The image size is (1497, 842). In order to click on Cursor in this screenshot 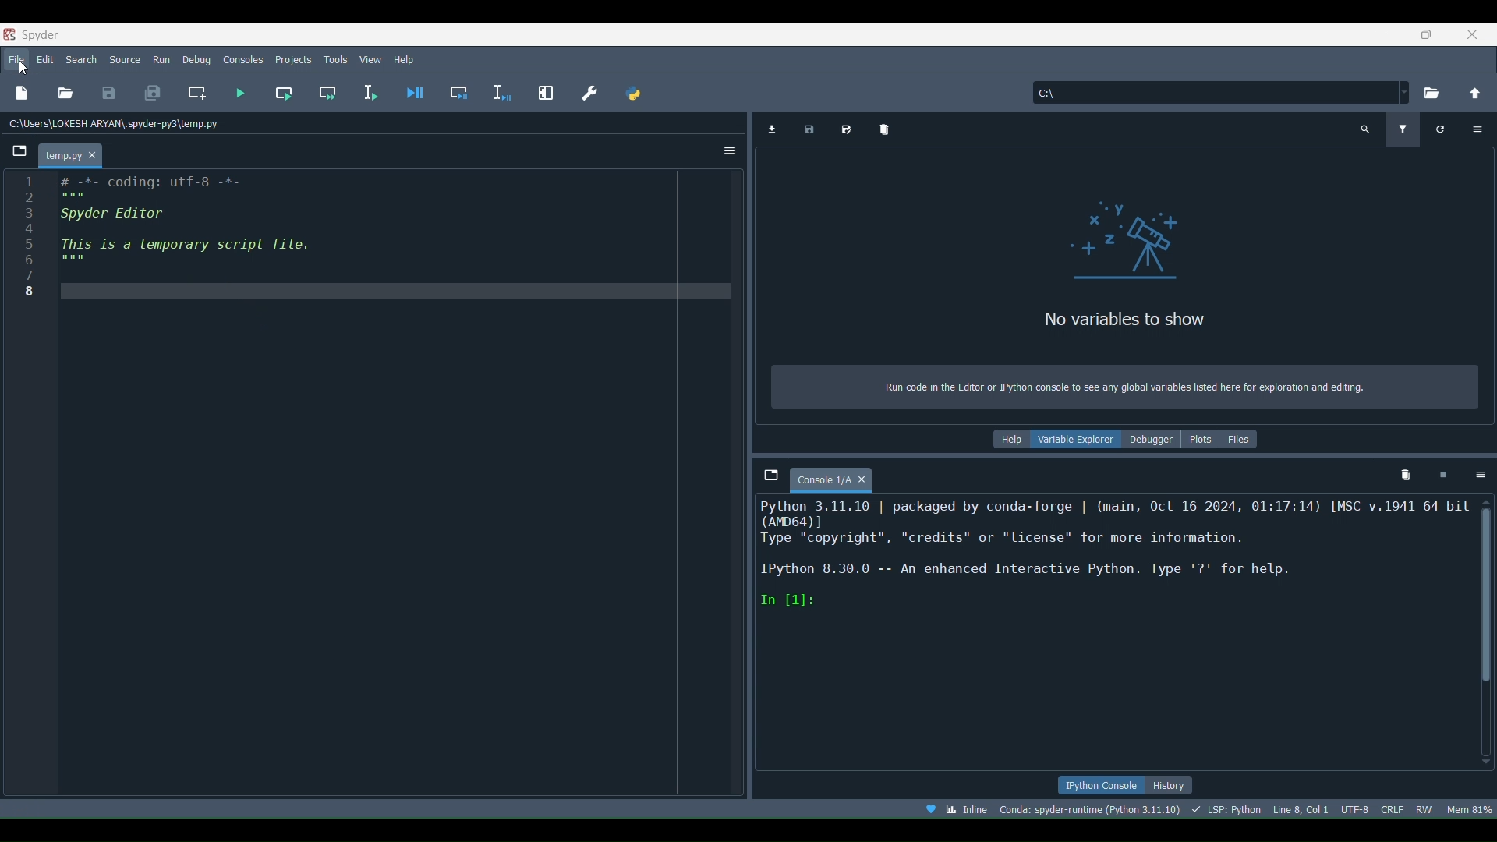, I will do `click(24, 69)`.